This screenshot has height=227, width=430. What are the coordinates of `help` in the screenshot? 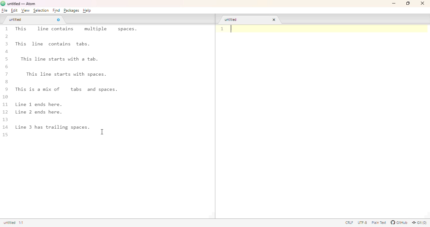 It's located at (87, 10).